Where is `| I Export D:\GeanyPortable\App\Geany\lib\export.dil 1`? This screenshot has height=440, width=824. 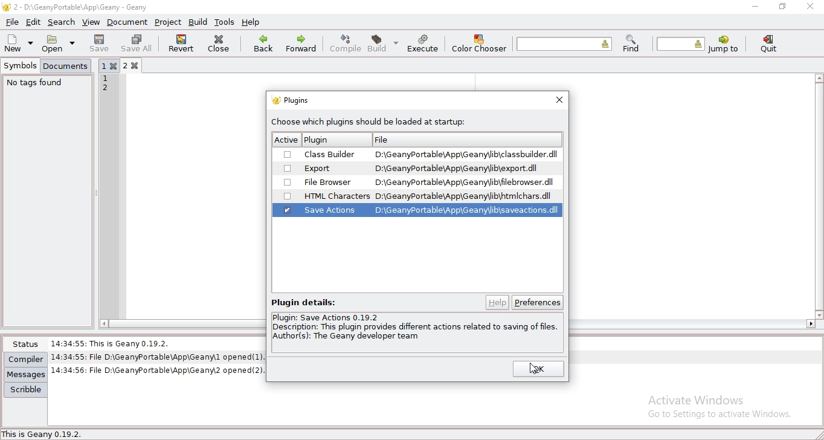
| I Export D:\GeanyPortable\App\Geany\lib\export.dil 1 is located at coordinates (417, 168).